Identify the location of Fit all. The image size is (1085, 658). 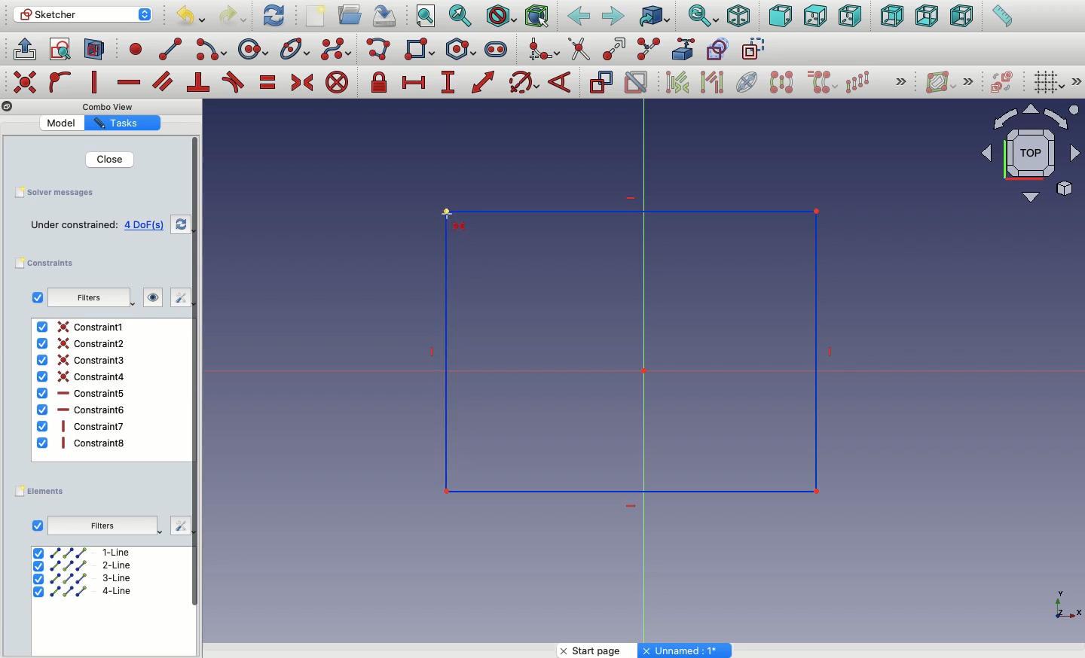
(424, 17).